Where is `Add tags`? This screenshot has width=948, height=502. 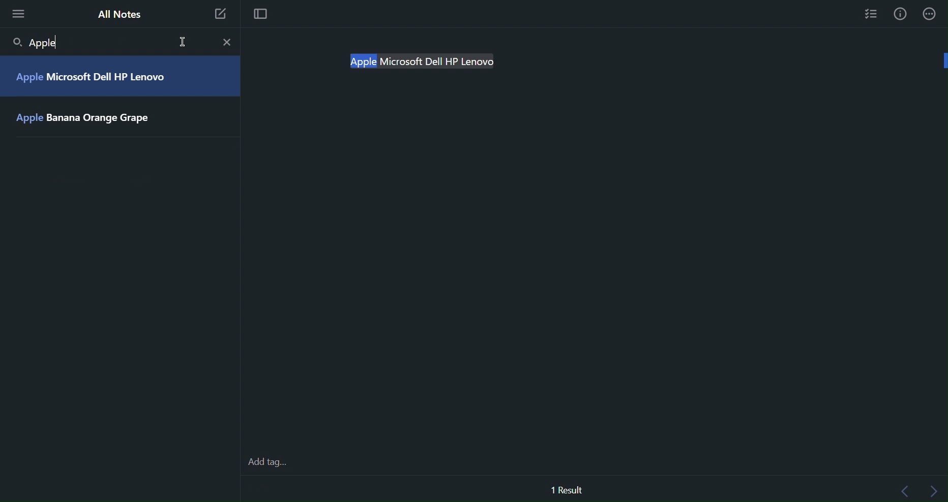
Add tags is located at coordinates (269, 461).